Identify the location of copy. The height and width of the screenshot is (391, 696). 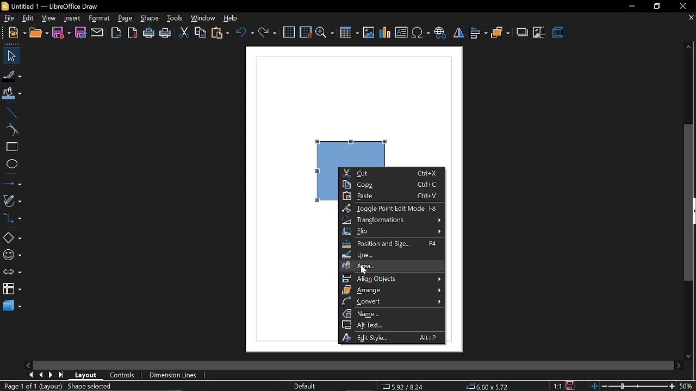
(201, 33).